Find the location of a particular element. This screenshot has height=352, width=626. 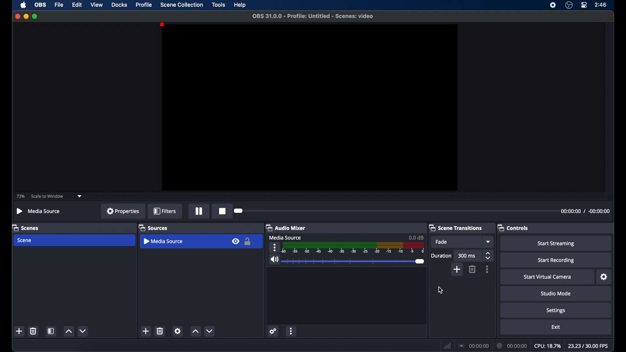

start streaming is located at coordinates (556, 244).